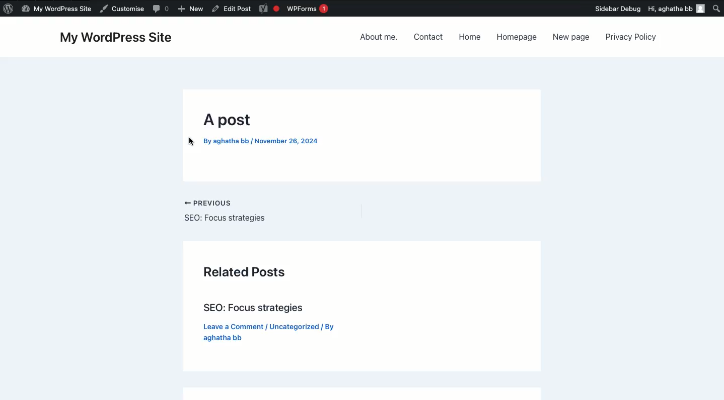 The width and height of the screenshot is (724, 400). What do you see at coordinates (120, 9) in the screenshot?
I see `Comment` at bounding box center [120, 9].